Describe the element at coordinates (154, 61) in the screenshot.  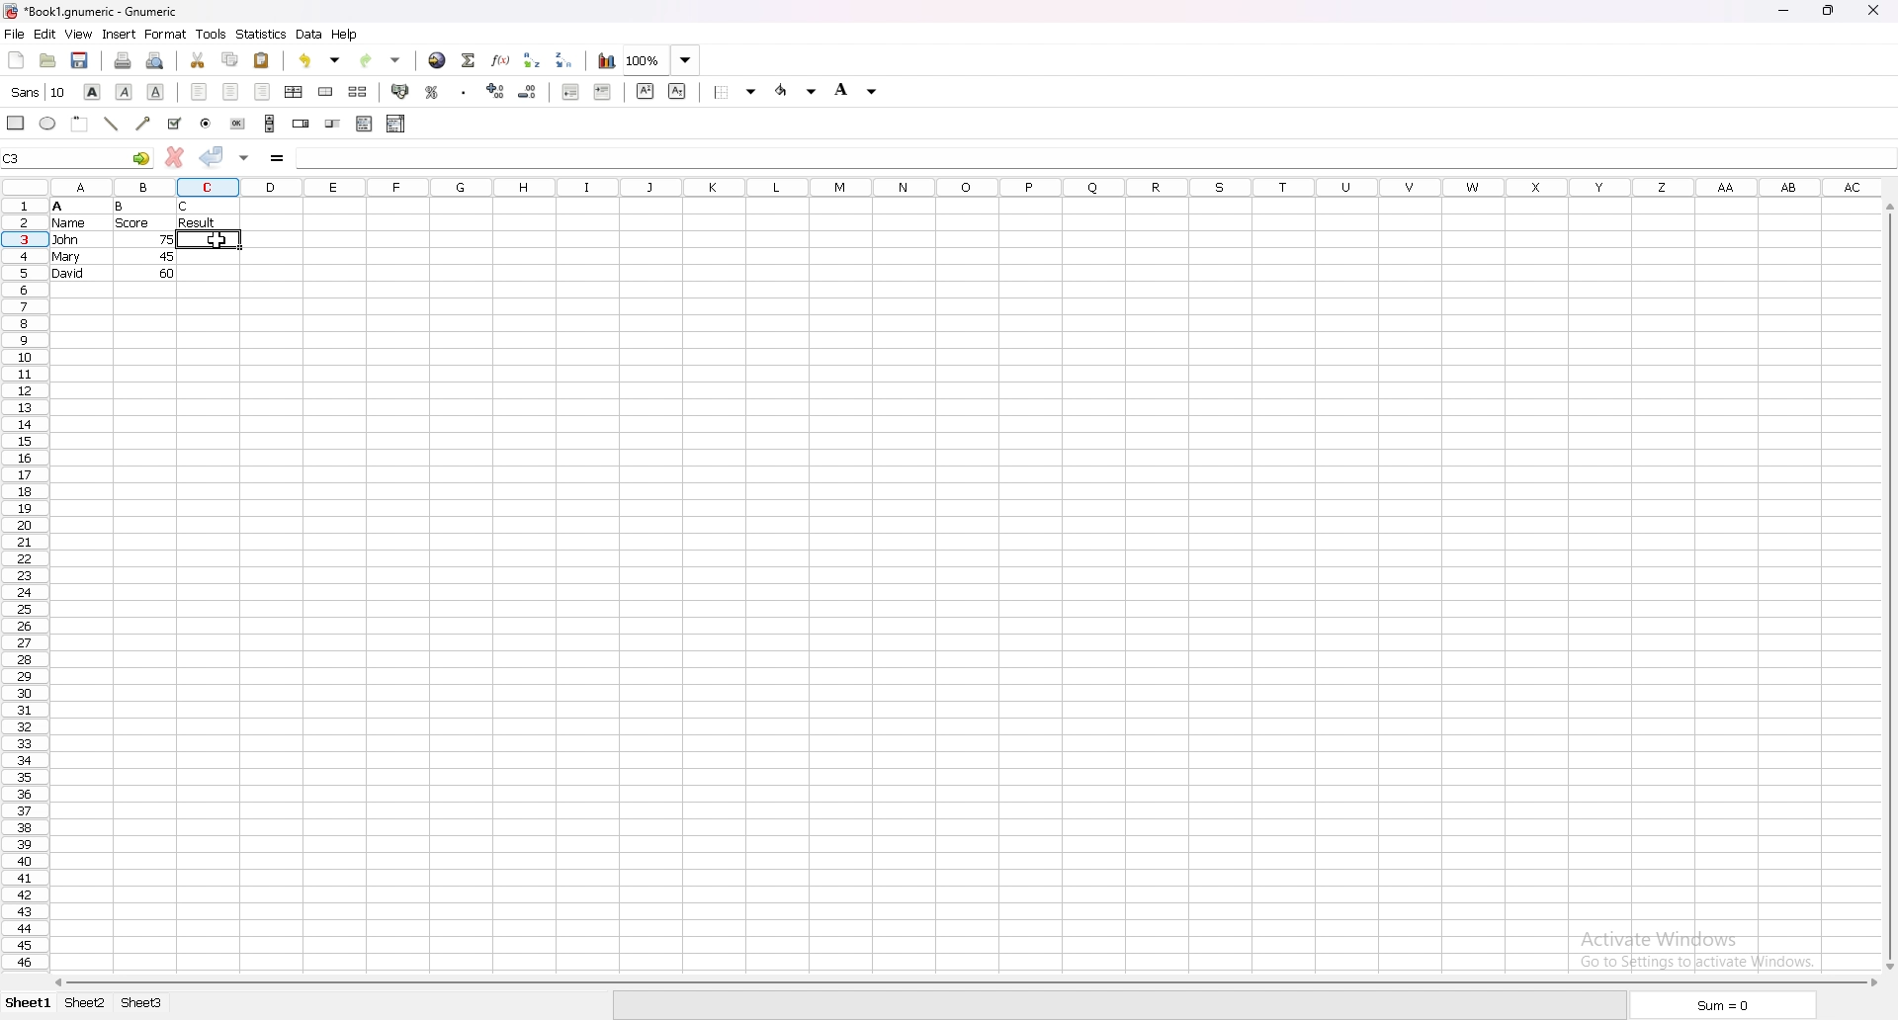
I see `print preview` at that location.